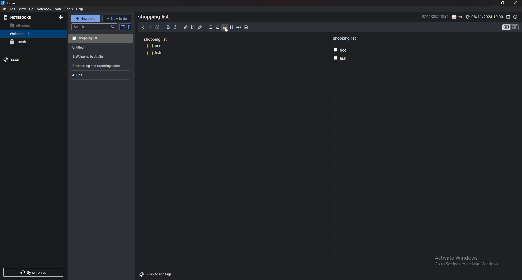  What do you see at coordinates (100, 75) in the screenshot?
I see `4.Tips.` at bounding box center [100, 75].